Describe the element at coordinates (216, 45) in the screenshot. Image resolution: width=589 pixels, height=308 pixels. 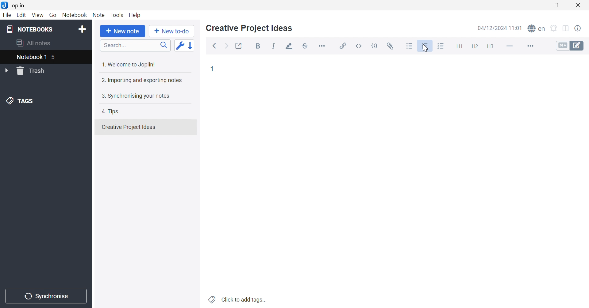
I see `Back` at that location.